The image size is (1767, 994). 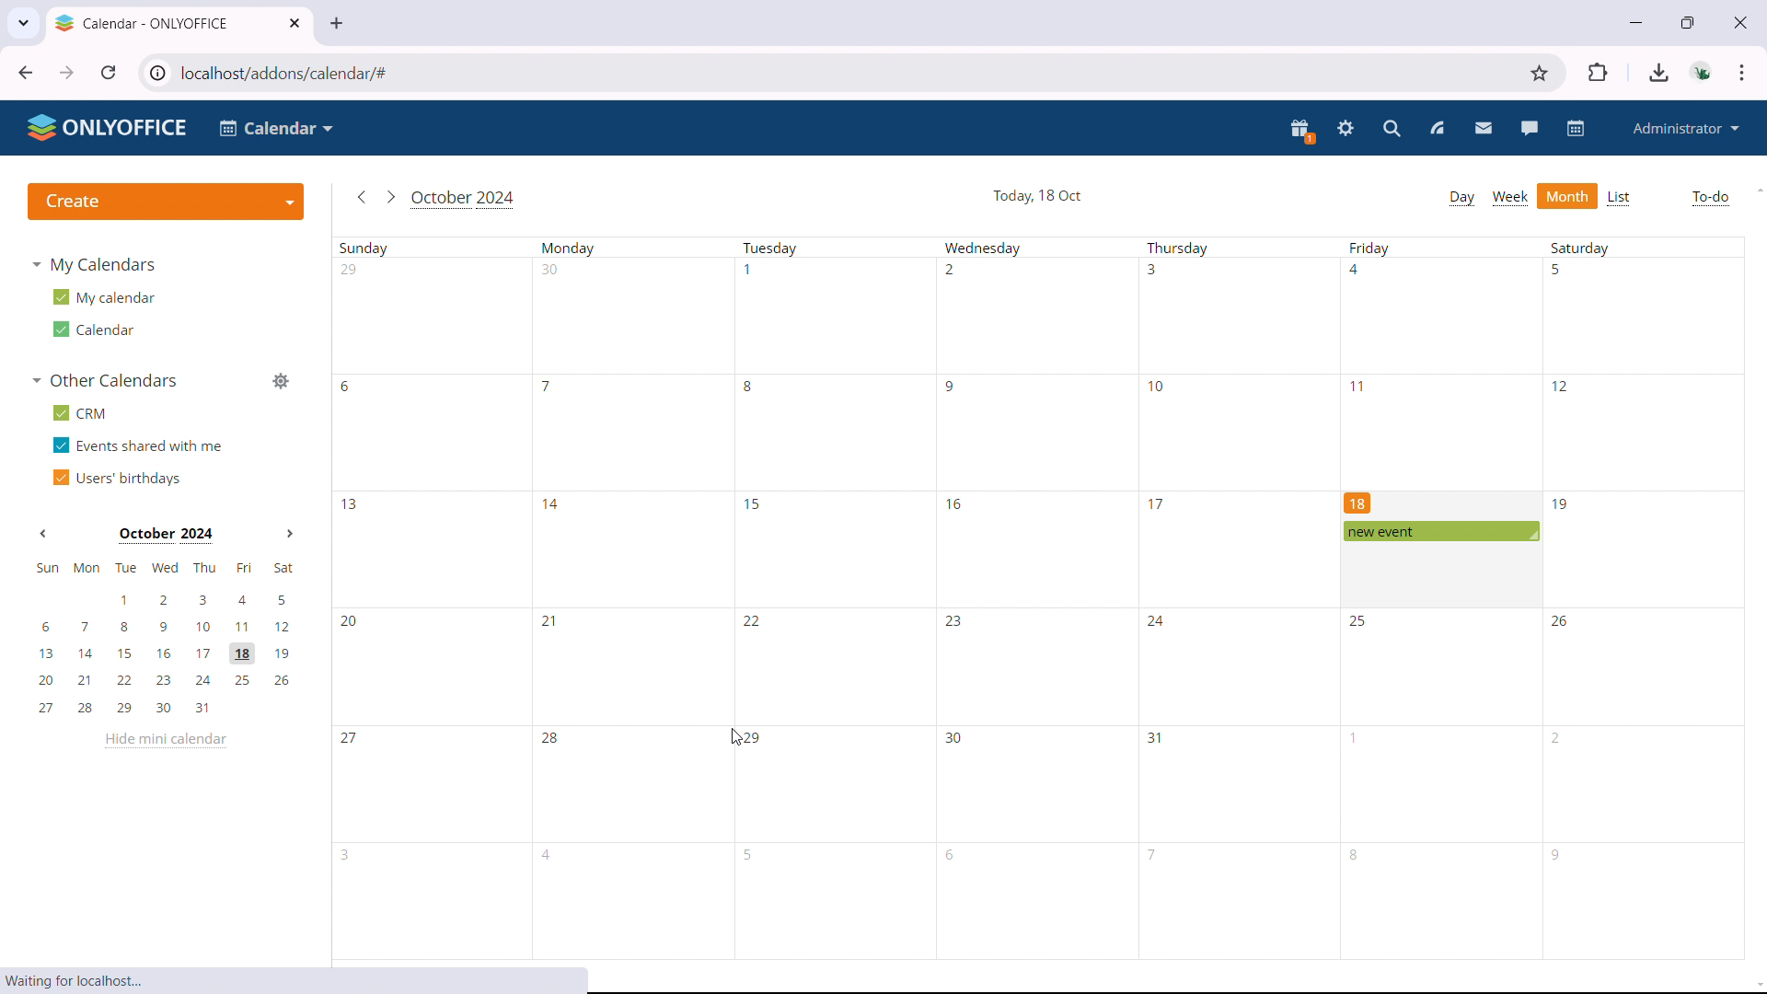 What do you see at coordinates (351, 505) in the screenshot?
I see `13` at bounding box center [351, 505].